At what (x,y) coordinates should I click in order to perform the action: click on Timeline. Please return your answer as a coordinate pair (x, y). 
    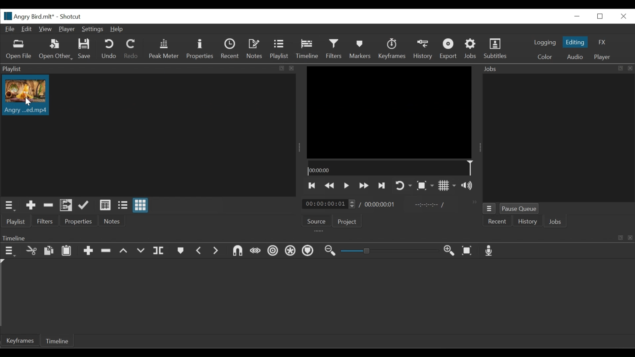
    Looking at the image, I should click on (56, 340).